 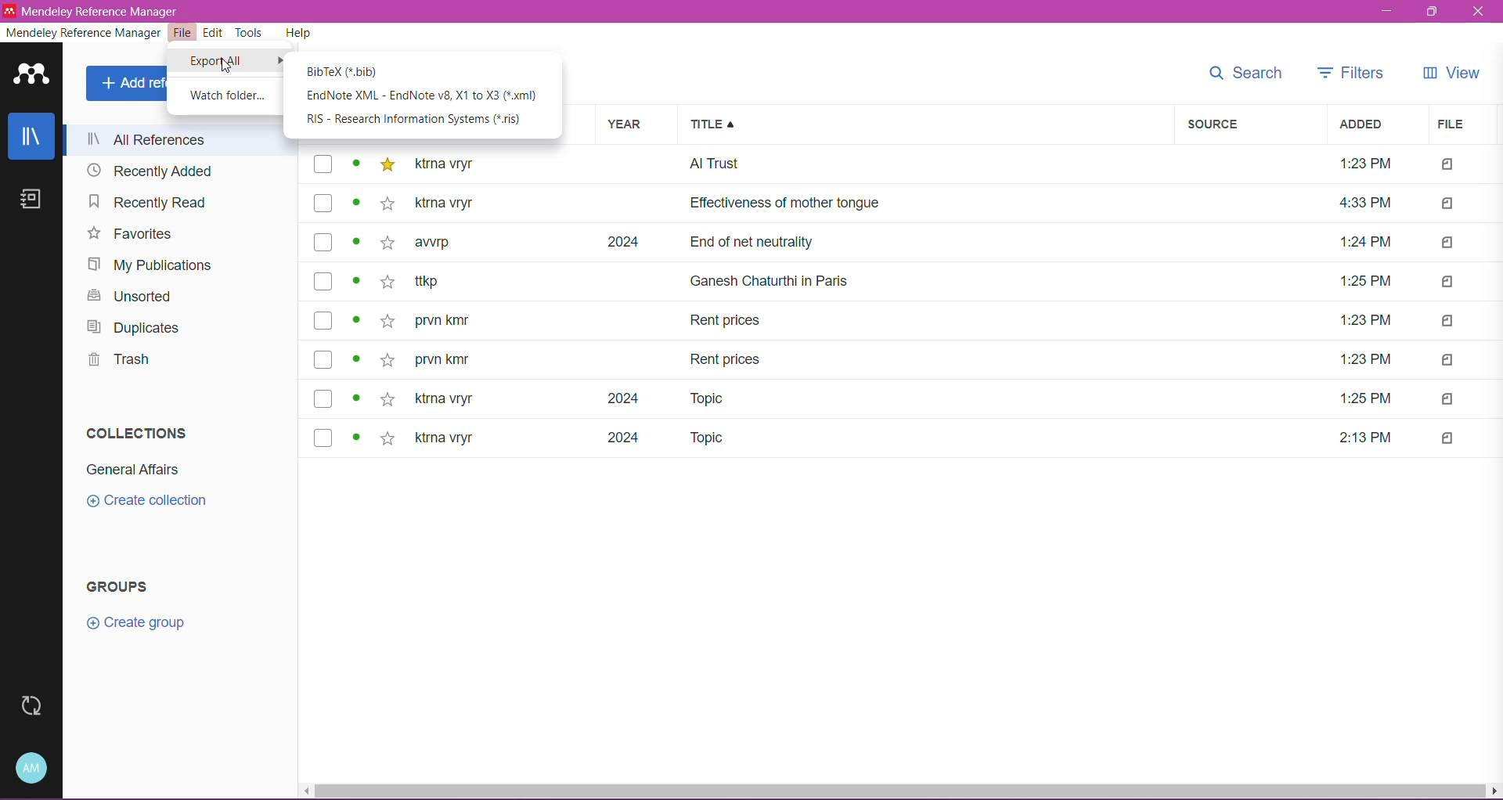 I want to click on Close, so click(x=1481, y=12).